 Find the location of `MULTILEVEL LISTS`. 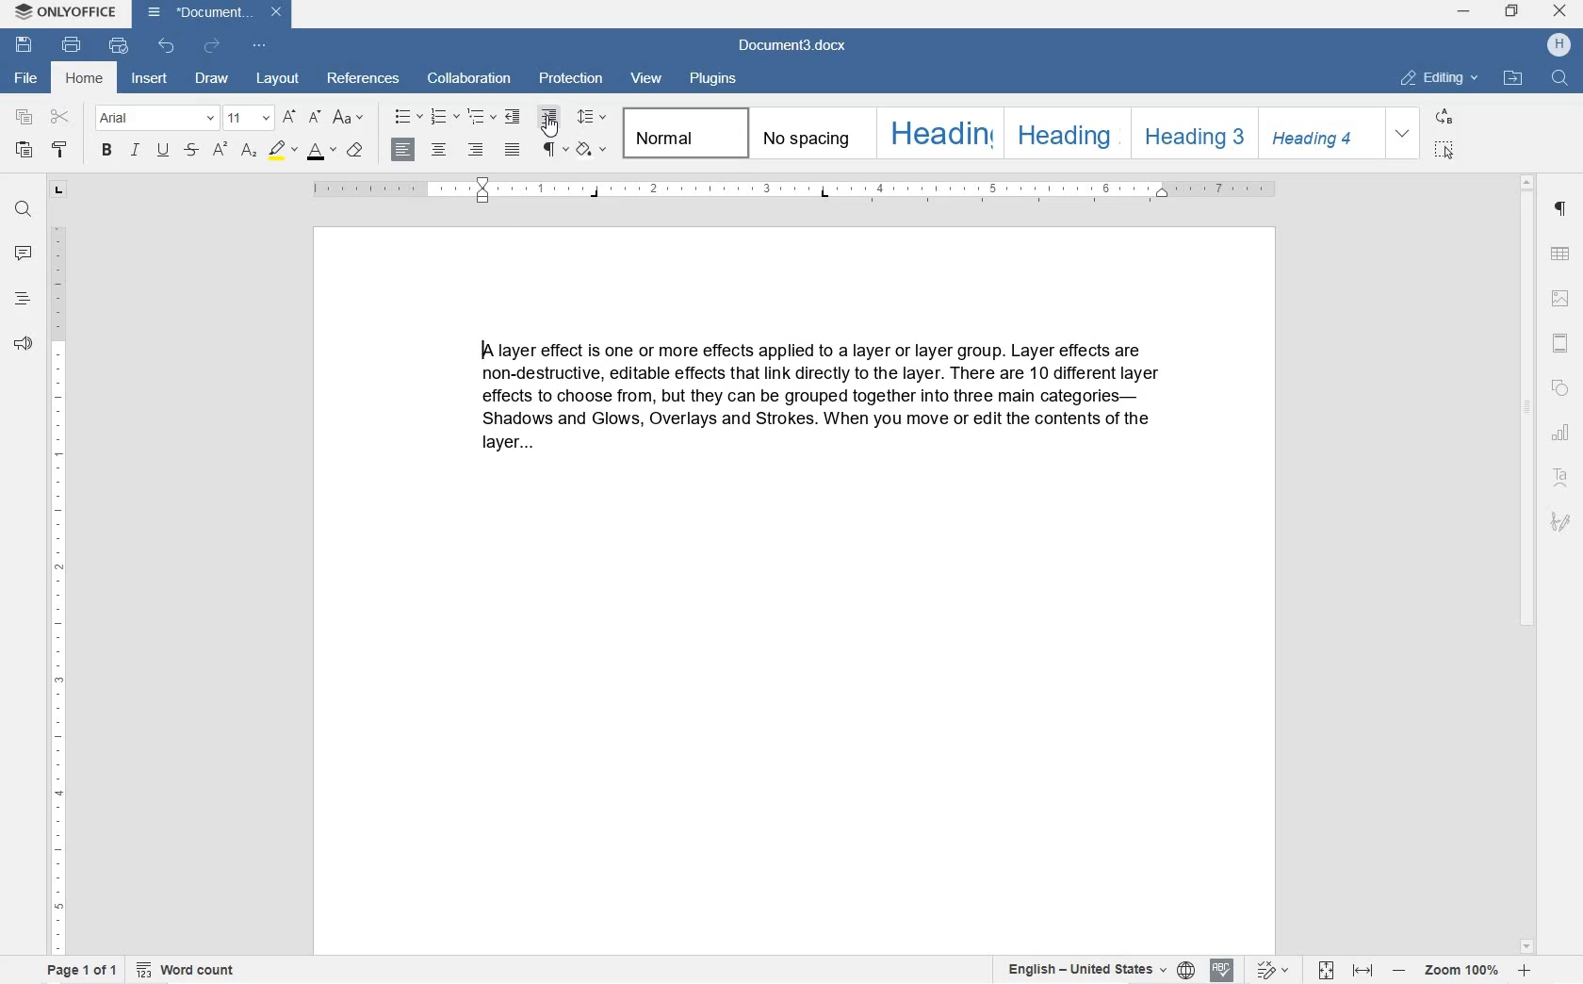

MULTILEVEL LISTS is located at coordinates (481, 118).